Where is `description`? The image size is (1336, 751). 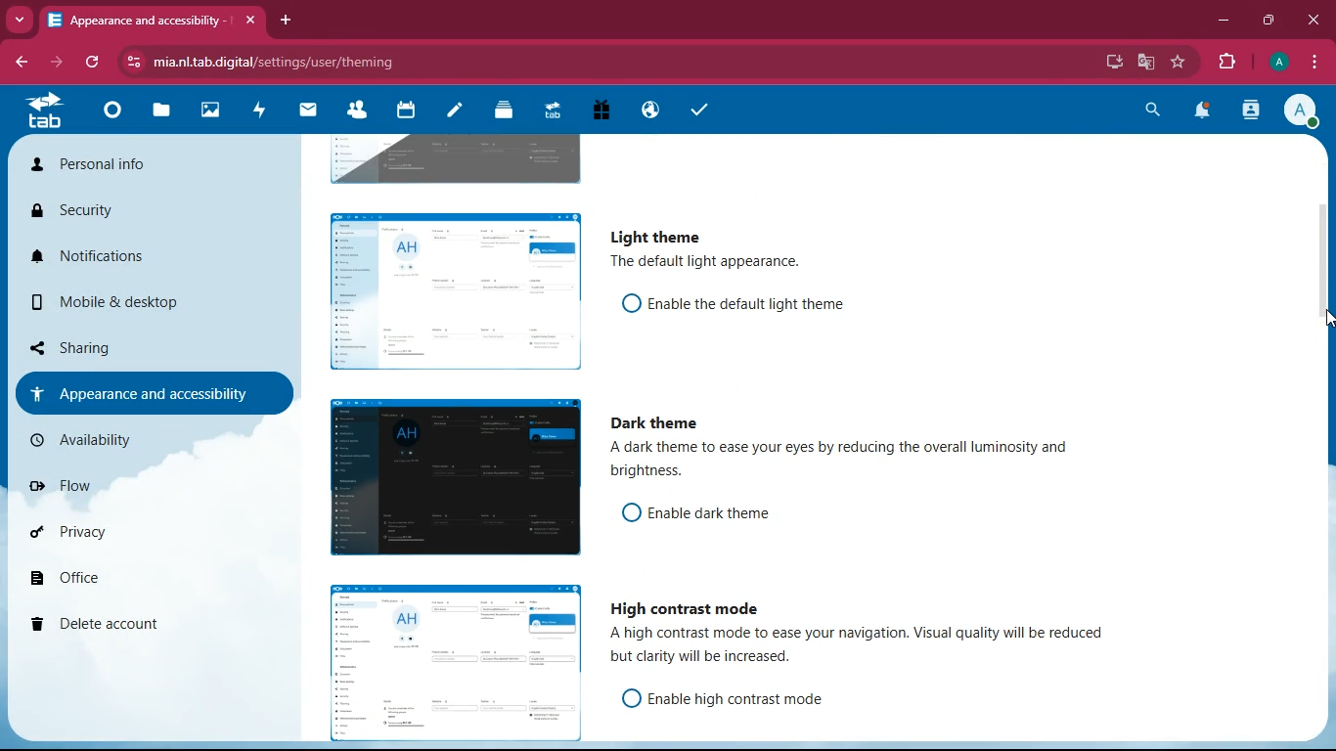
description is located at coordinates (865, 647).